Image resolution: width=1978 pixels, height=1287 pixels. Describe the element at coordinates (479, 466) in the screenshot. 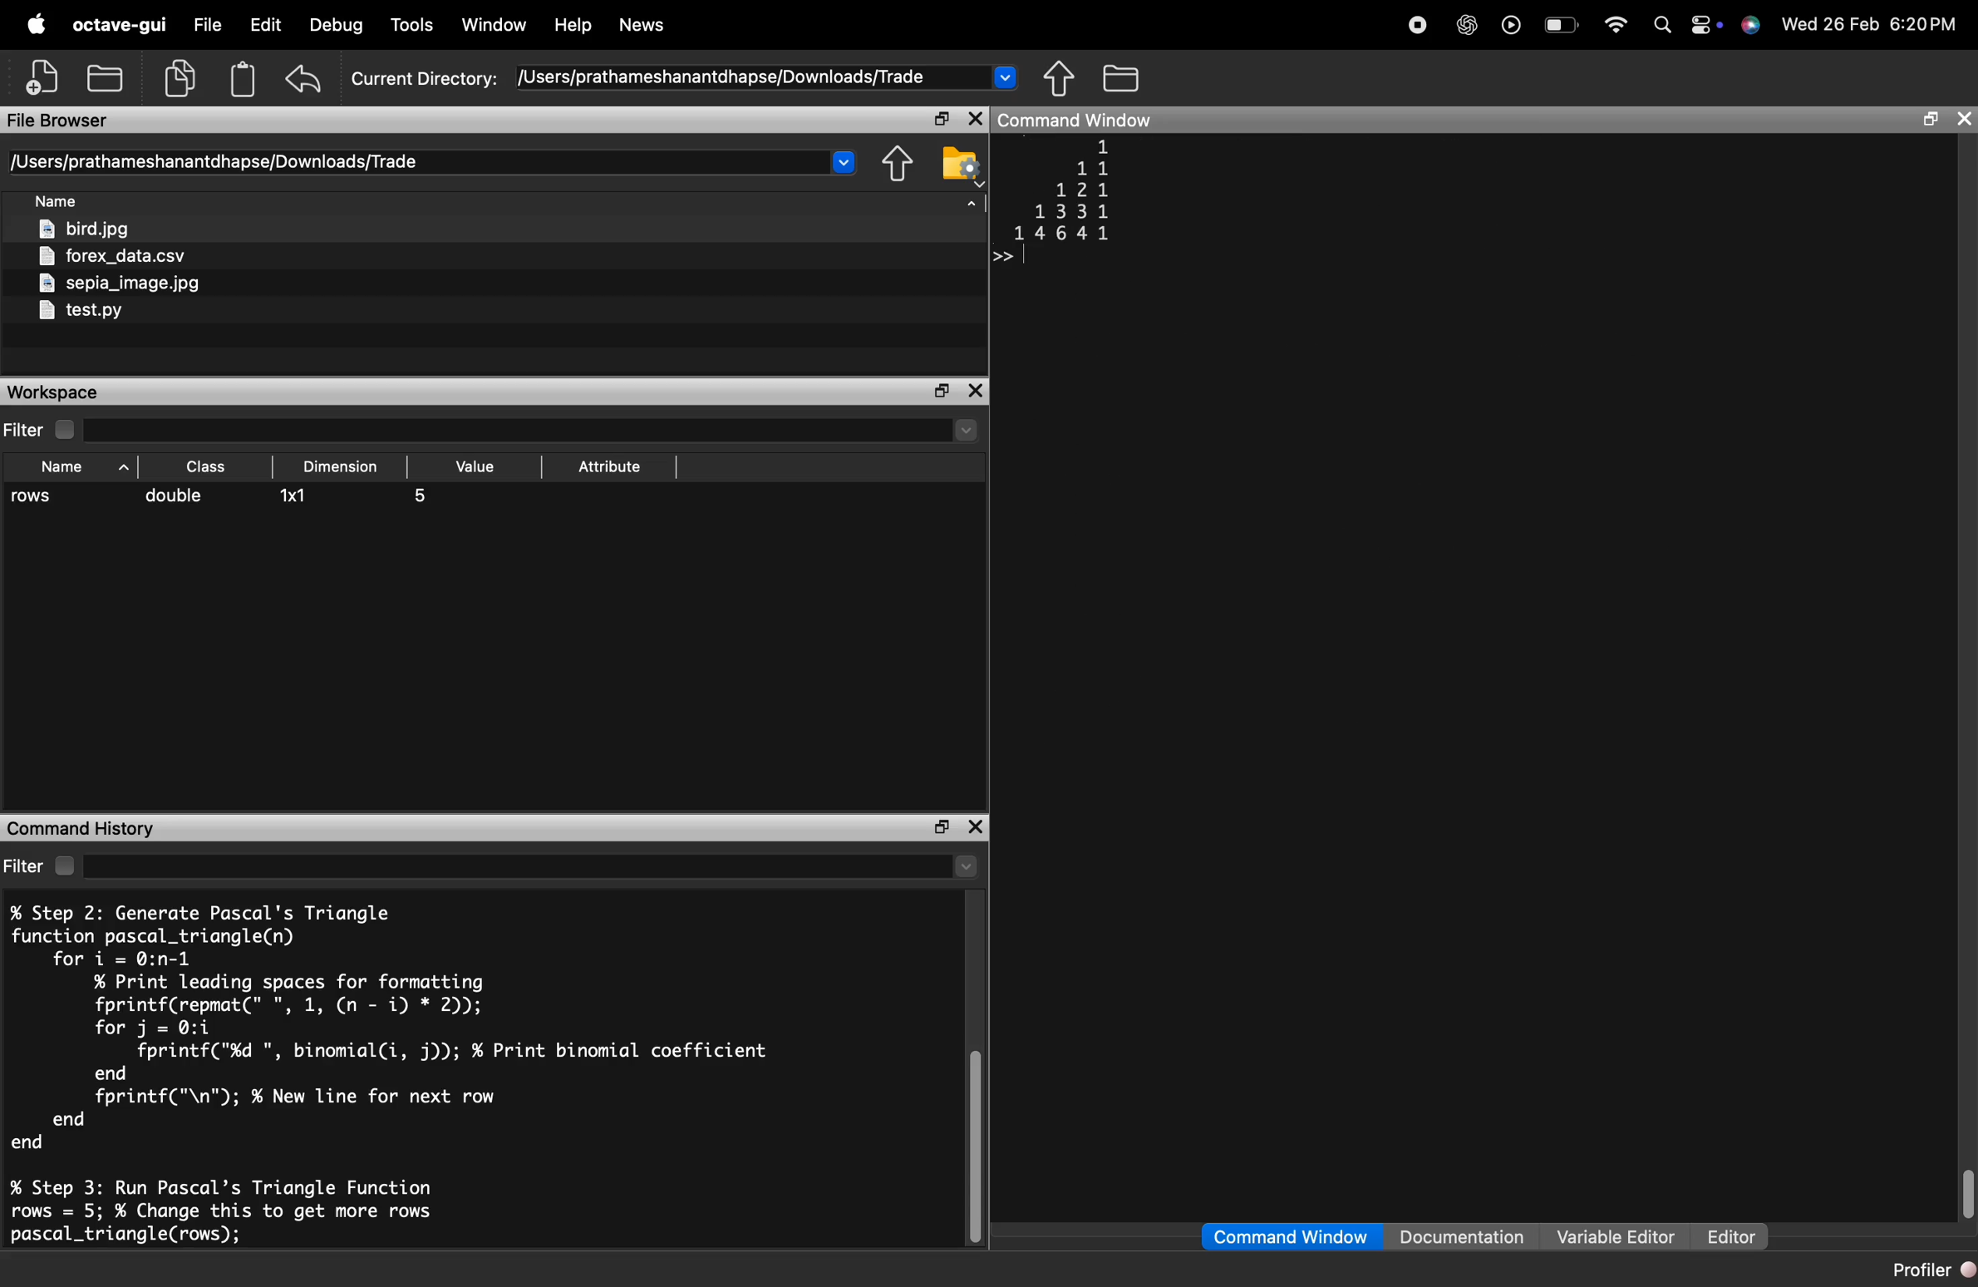

I see `Value` at that location.